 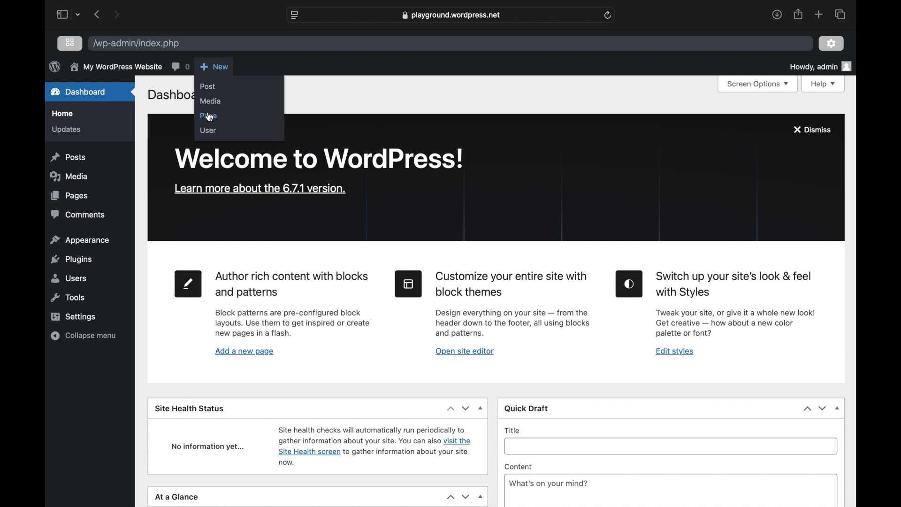 I want to click on user, so click(x=208, y=131).